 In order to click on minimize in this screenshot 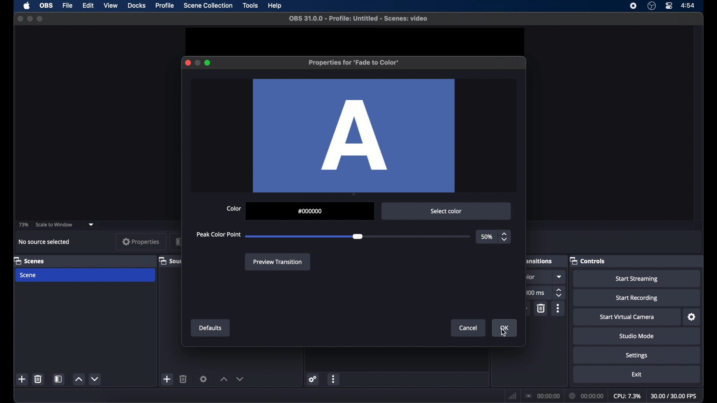, I will do `click(30, 19)`.